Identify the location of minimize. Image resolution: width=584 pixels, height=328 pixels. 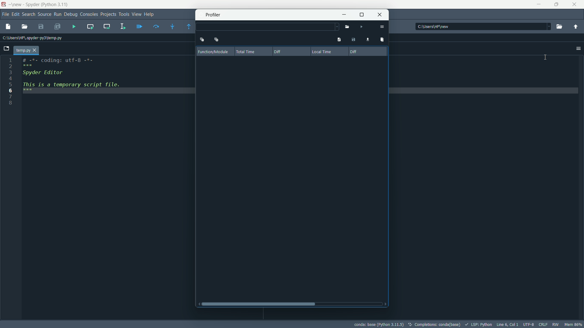
(539, 5).